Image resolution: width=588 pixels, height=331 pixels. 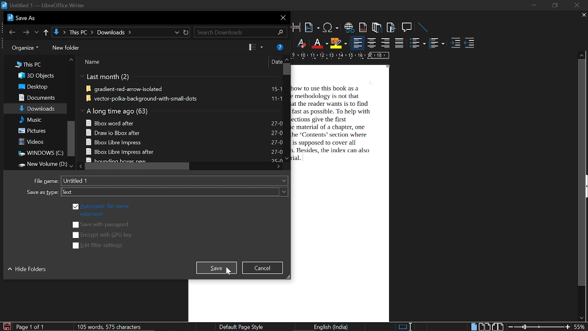 I want to click on close current tab, so click(x=582, y=15).